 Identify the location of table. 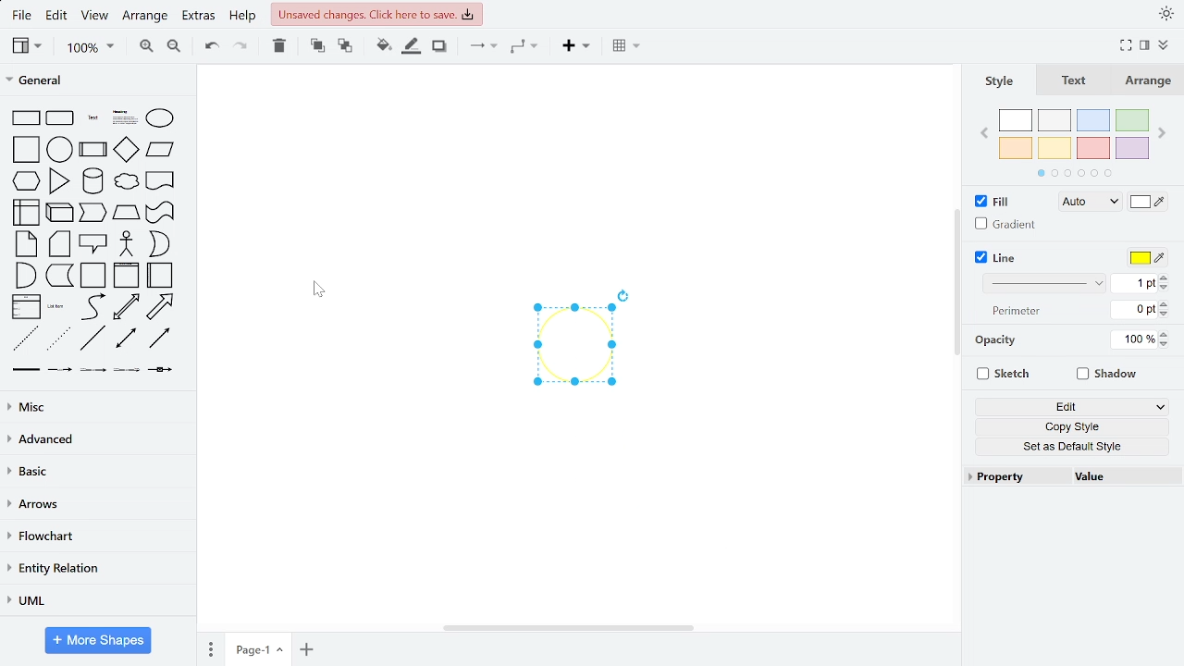
(627, 47).